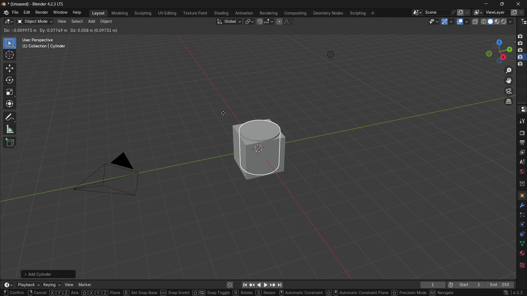 The height and width of the screenshot is (296, 527). I want to click on capture, so click(522, 36).